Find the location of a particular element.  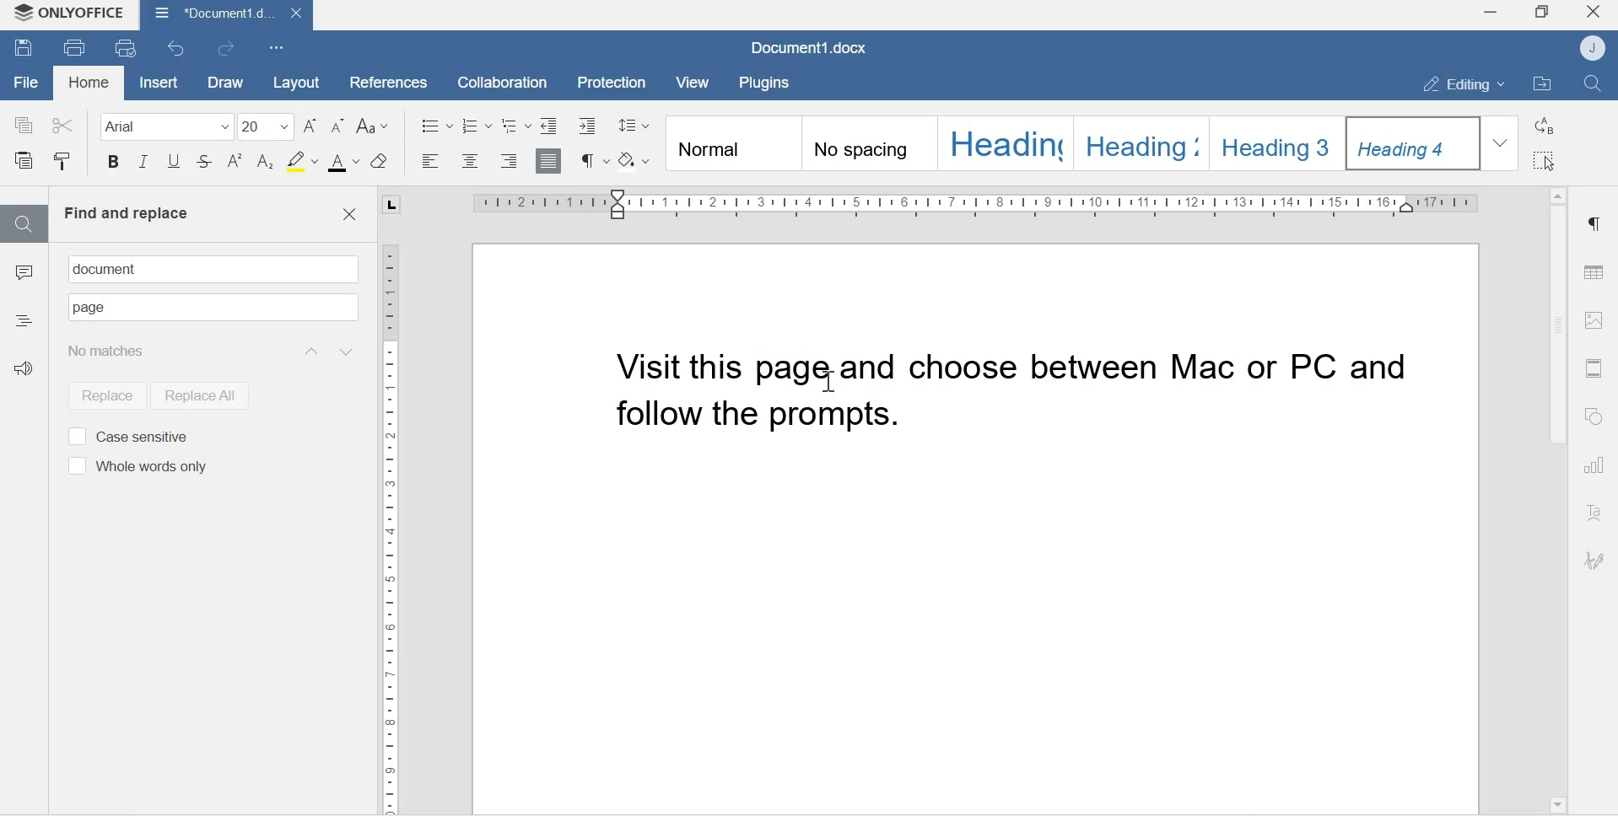

Underline is located at coordinates (173, 165).